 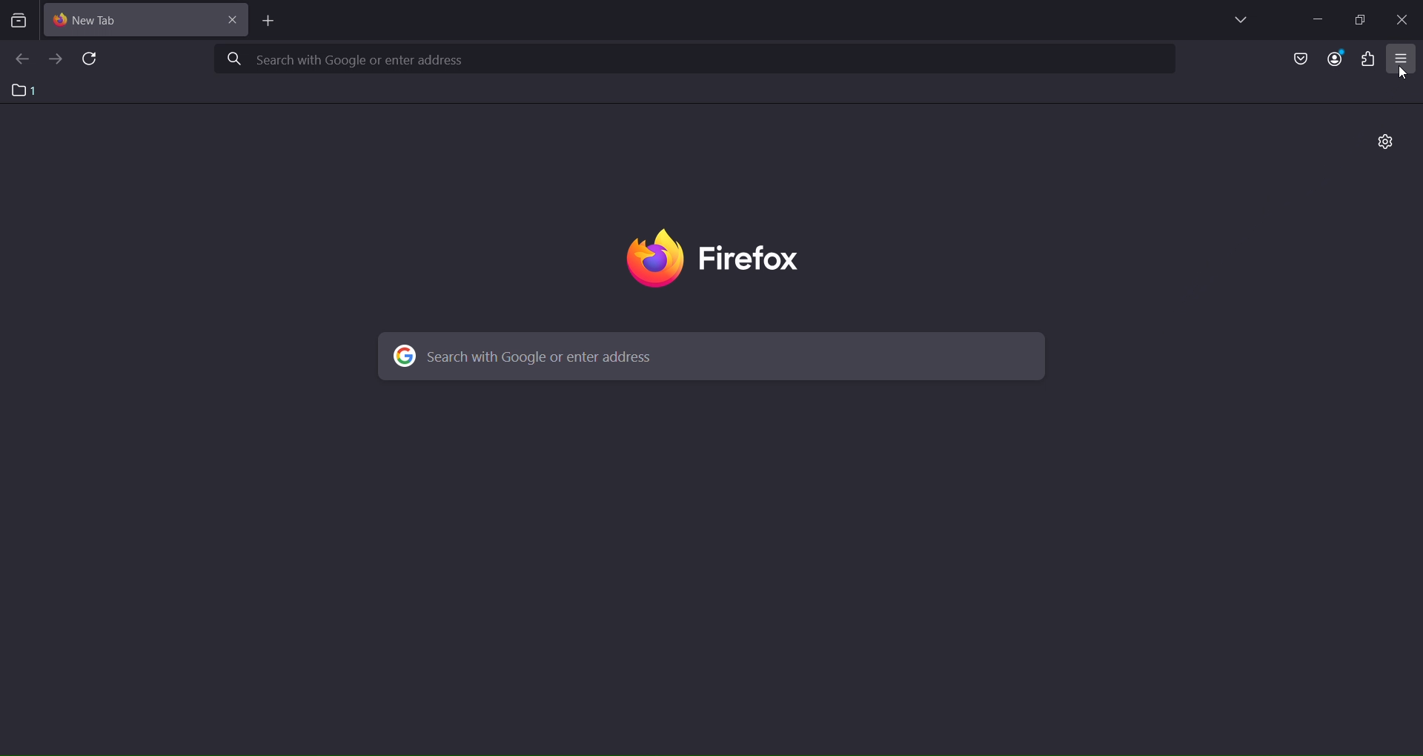 What do you see at coordinates (99, 21) in the screenshot?
I see `current tab` at bounding box center [99, 21].